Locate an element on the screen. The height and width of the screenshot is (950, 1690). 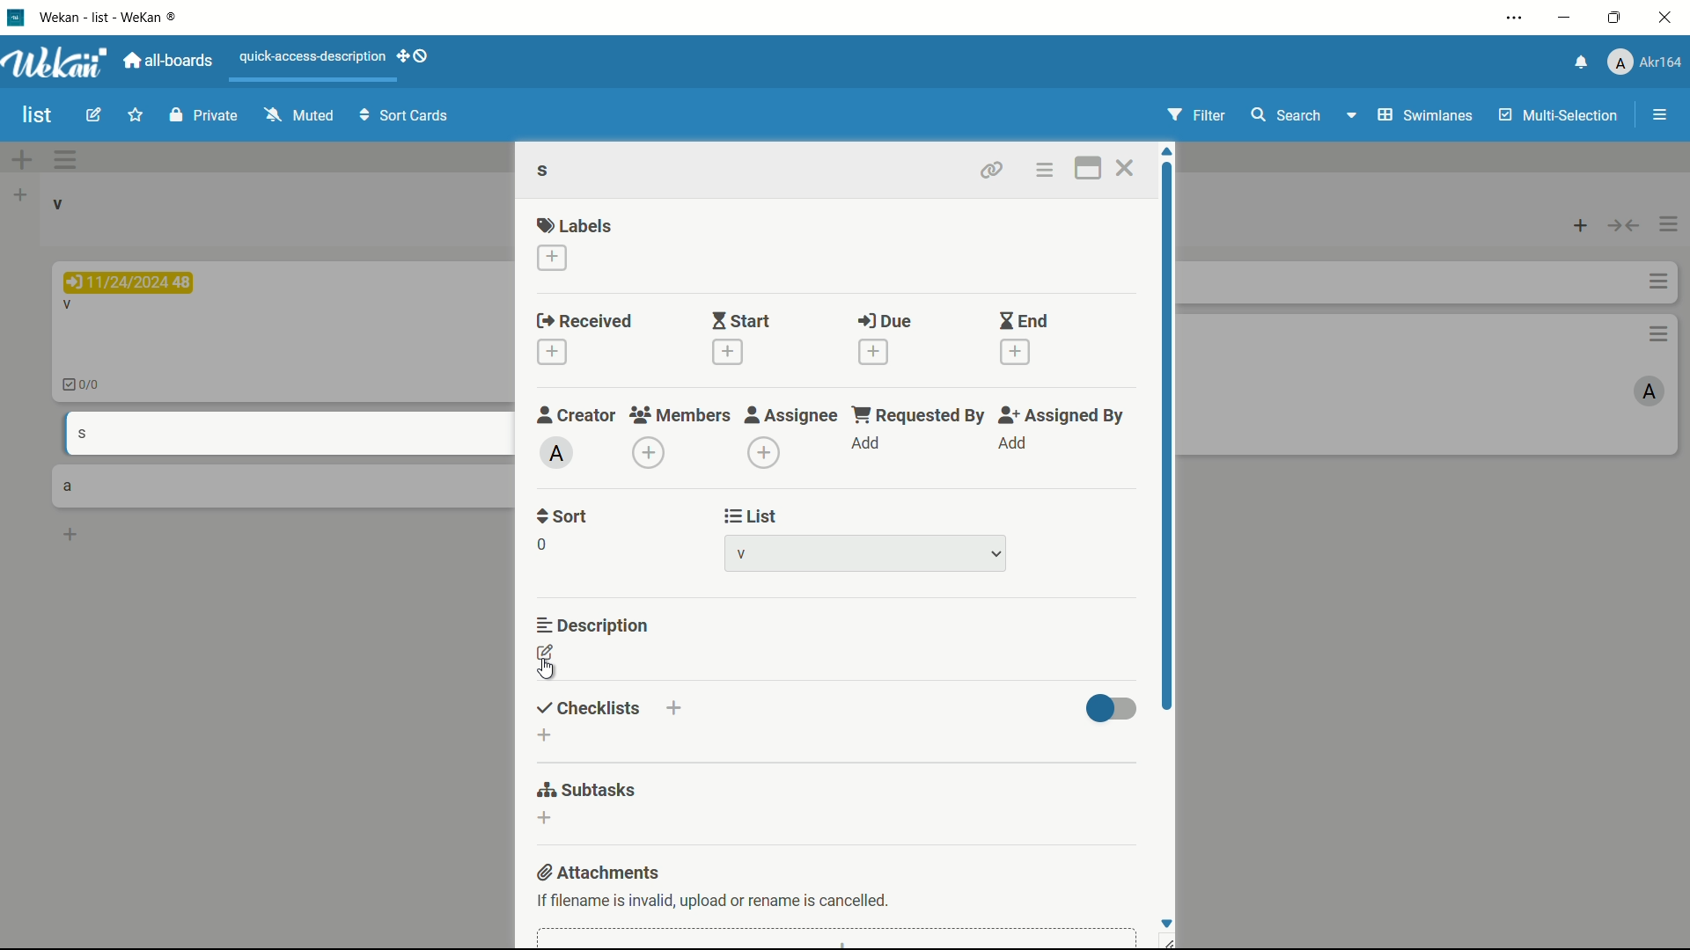
add label is located at coordinates (552, 258).